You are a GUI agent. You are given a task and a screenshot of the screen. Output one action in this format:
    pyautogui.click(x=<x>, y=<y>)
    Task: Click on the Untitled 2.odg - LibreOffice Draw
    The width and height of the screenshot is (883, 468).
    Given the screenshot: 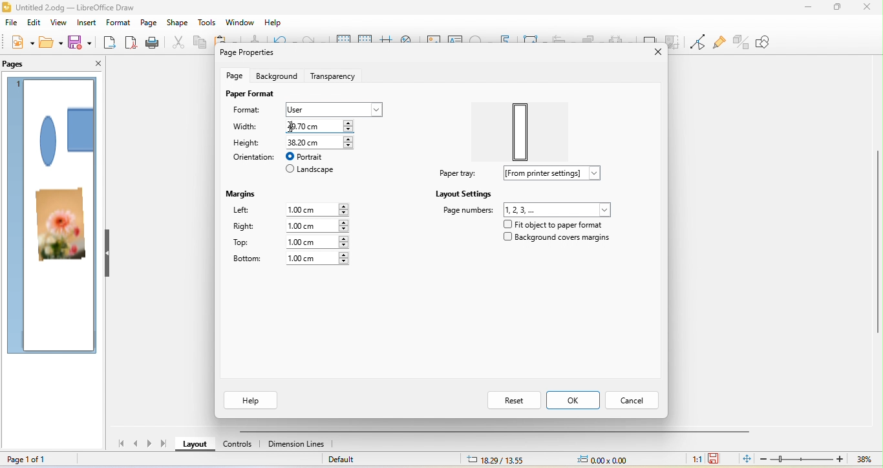 What is the action you would take?
    pyautogui.click(x=77, y=7)
    